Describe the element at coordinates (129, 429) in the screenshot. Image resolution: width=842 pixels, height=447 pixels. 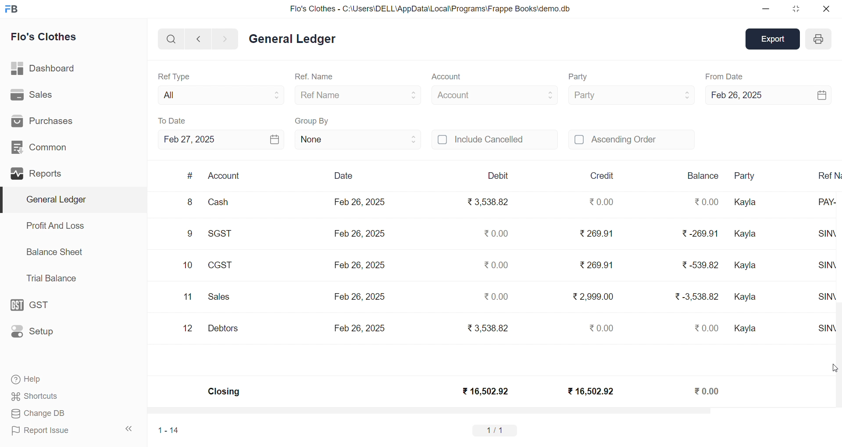
I see `COLLAPSE SIDE BAR` at that location.